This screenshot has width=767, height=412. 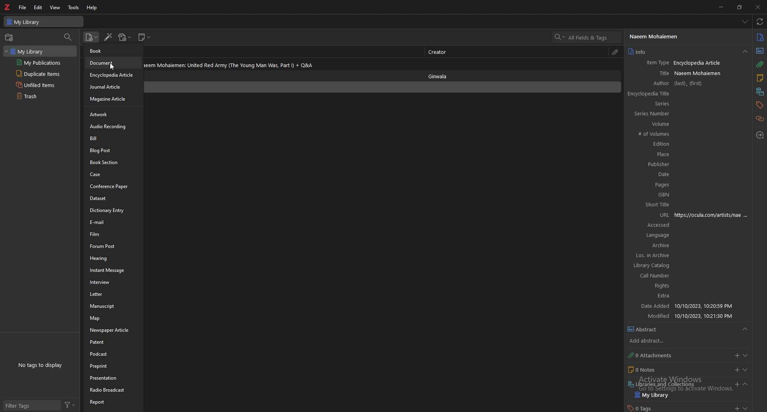 What do you see at coordinates (678, 355) in the screenshot?
I see `attachments` at bounding box center [678, 355].